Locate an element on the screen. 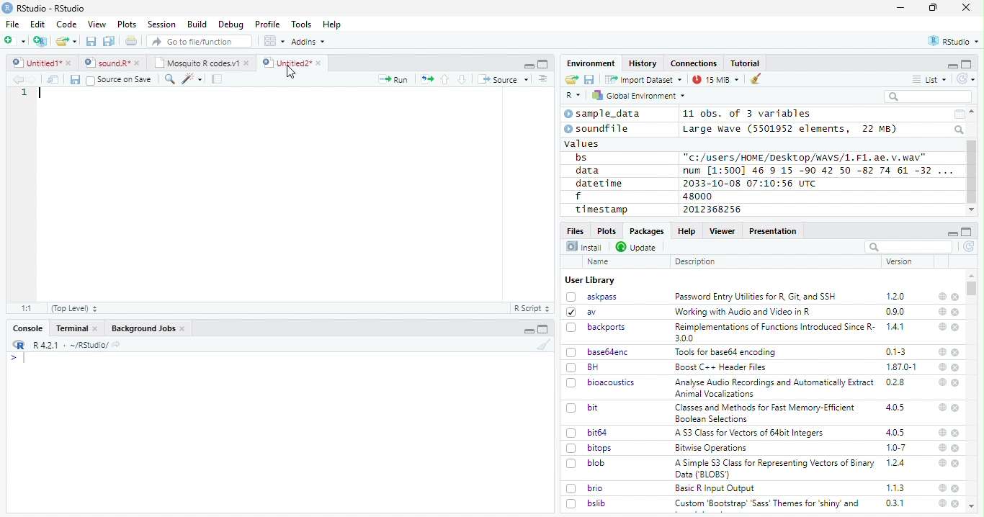 The width and height of the screenshot is (984, 517). 1.2.0 is located at coordinates (897, 296).